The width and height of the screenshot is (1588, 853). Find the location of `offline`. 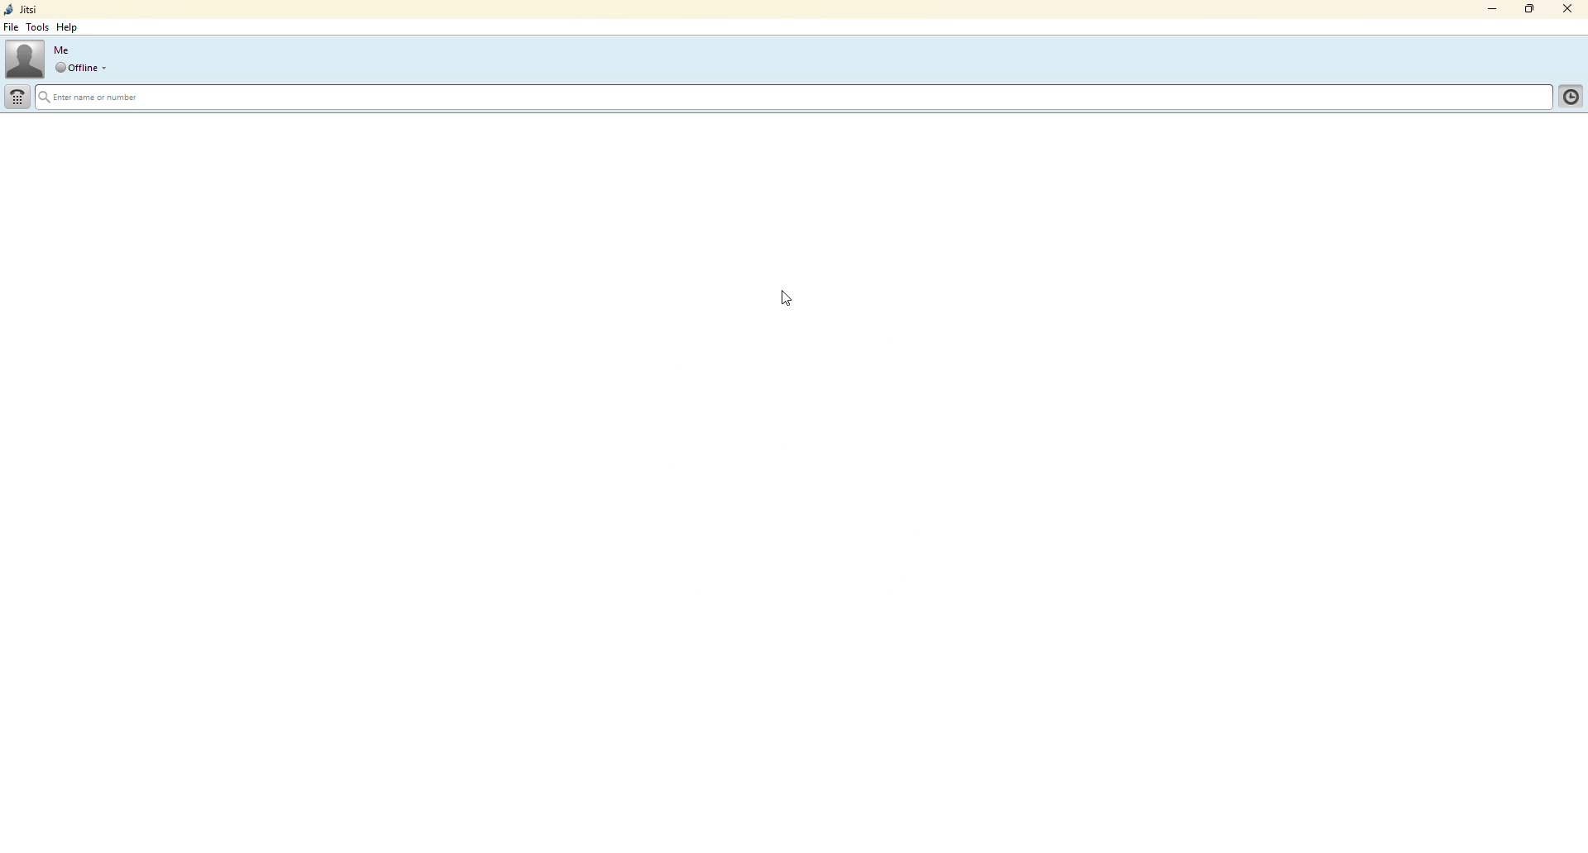

offline is located at coordinates (76, 68).